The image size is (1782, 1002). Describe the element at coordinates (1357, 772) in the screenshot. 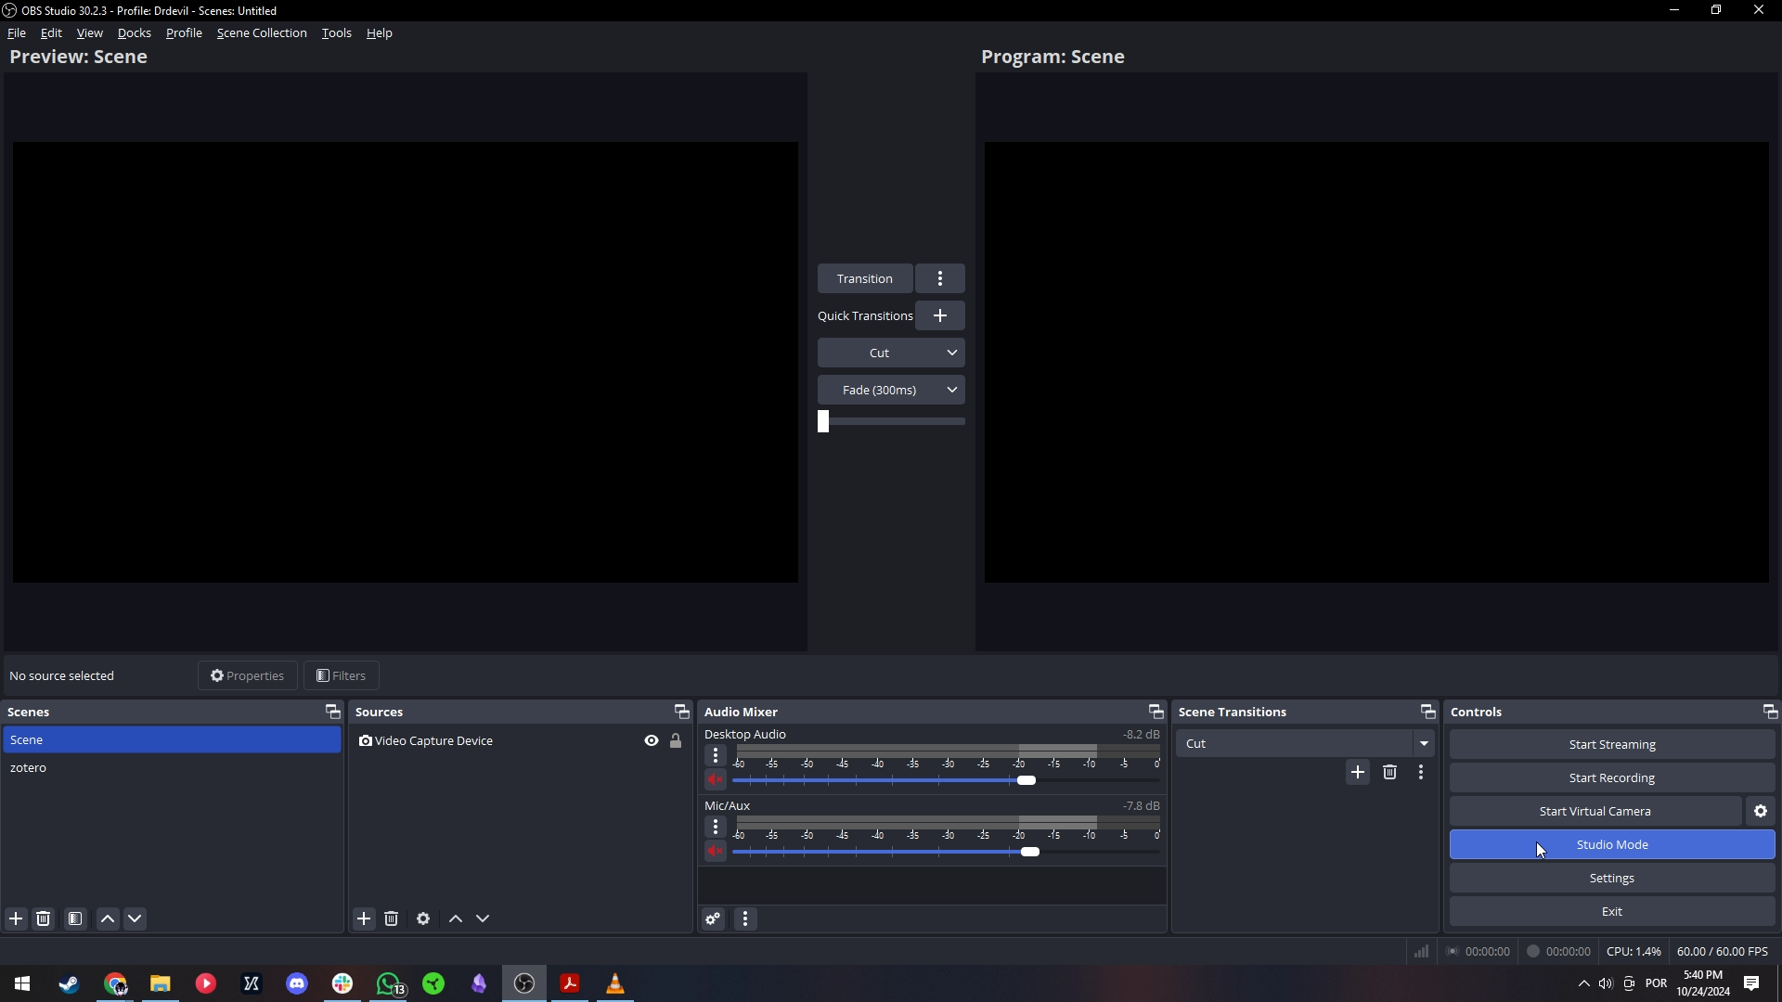

I see `Add scene transition` at that location.